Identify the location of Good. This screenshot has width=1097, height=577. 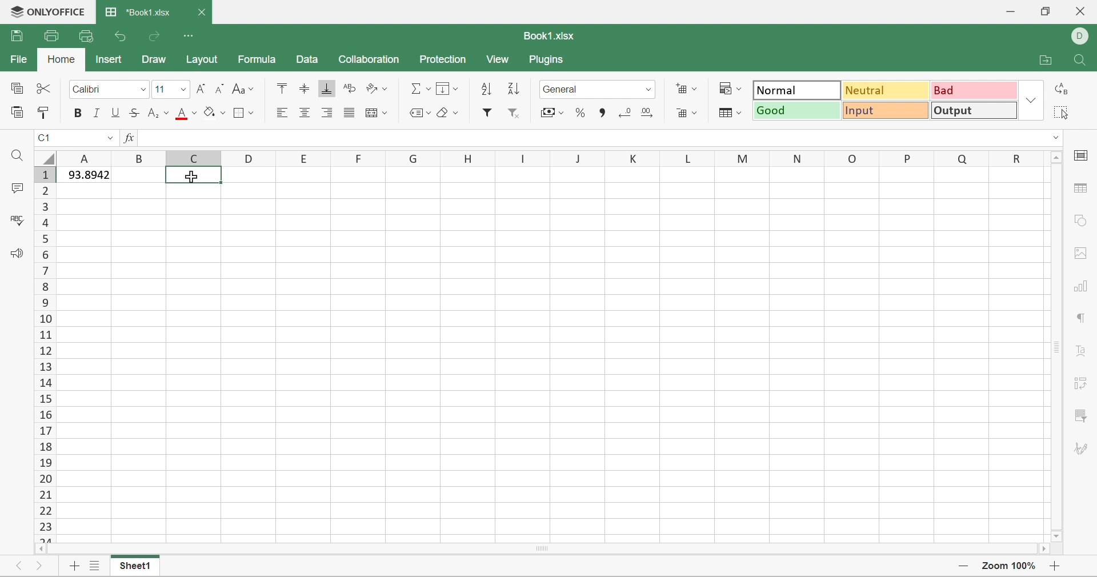
(798, 110).